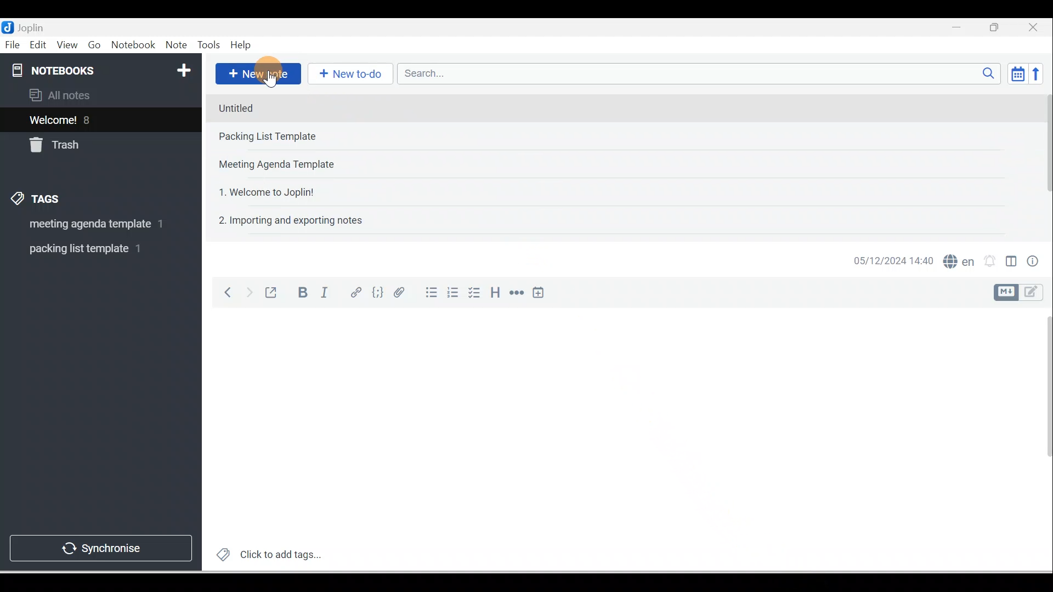 The image size is (1053, 592). Describe the element at coordinates (891, 261) in the screenshot. I see `Date & time` at that location.